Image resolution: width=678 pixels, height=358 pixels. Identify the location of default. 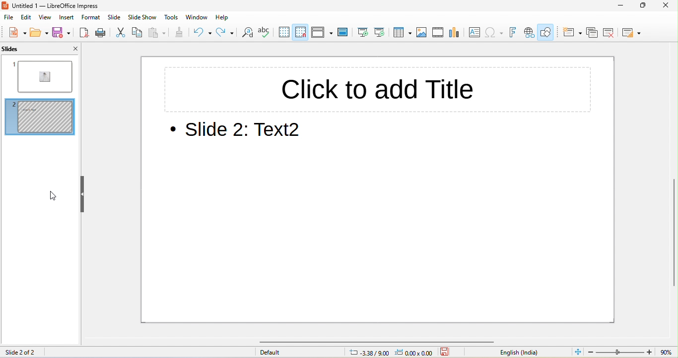
(297, 353).